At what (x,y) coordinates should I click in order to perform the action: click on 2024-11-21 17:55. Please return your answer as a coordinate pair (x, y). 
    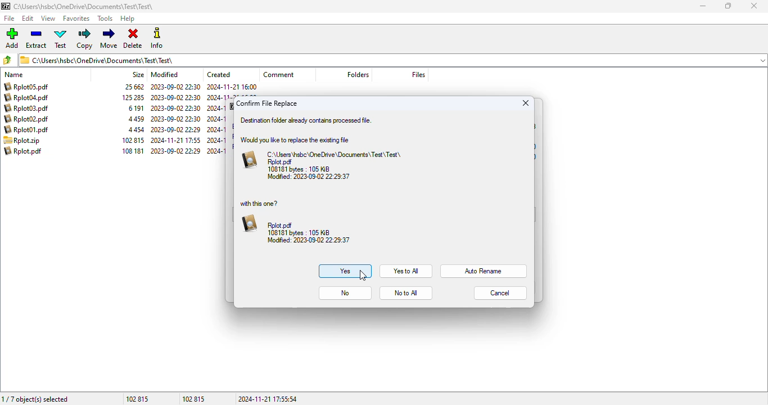
    Looking at the image, I should click on (175, 140).